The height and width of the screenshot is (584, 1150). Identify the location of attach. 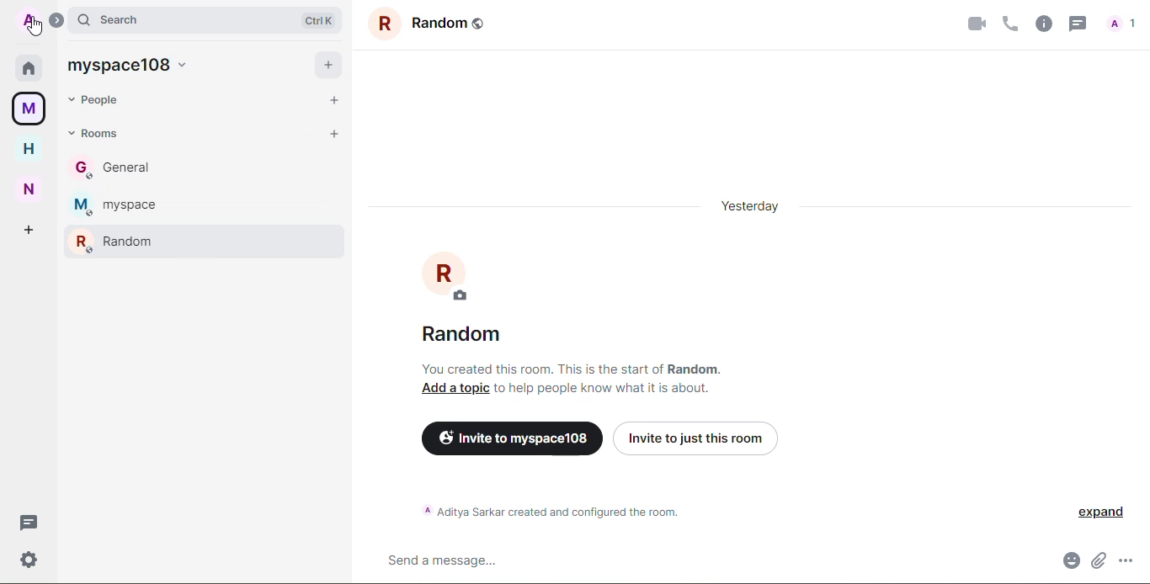
(1099, 557).